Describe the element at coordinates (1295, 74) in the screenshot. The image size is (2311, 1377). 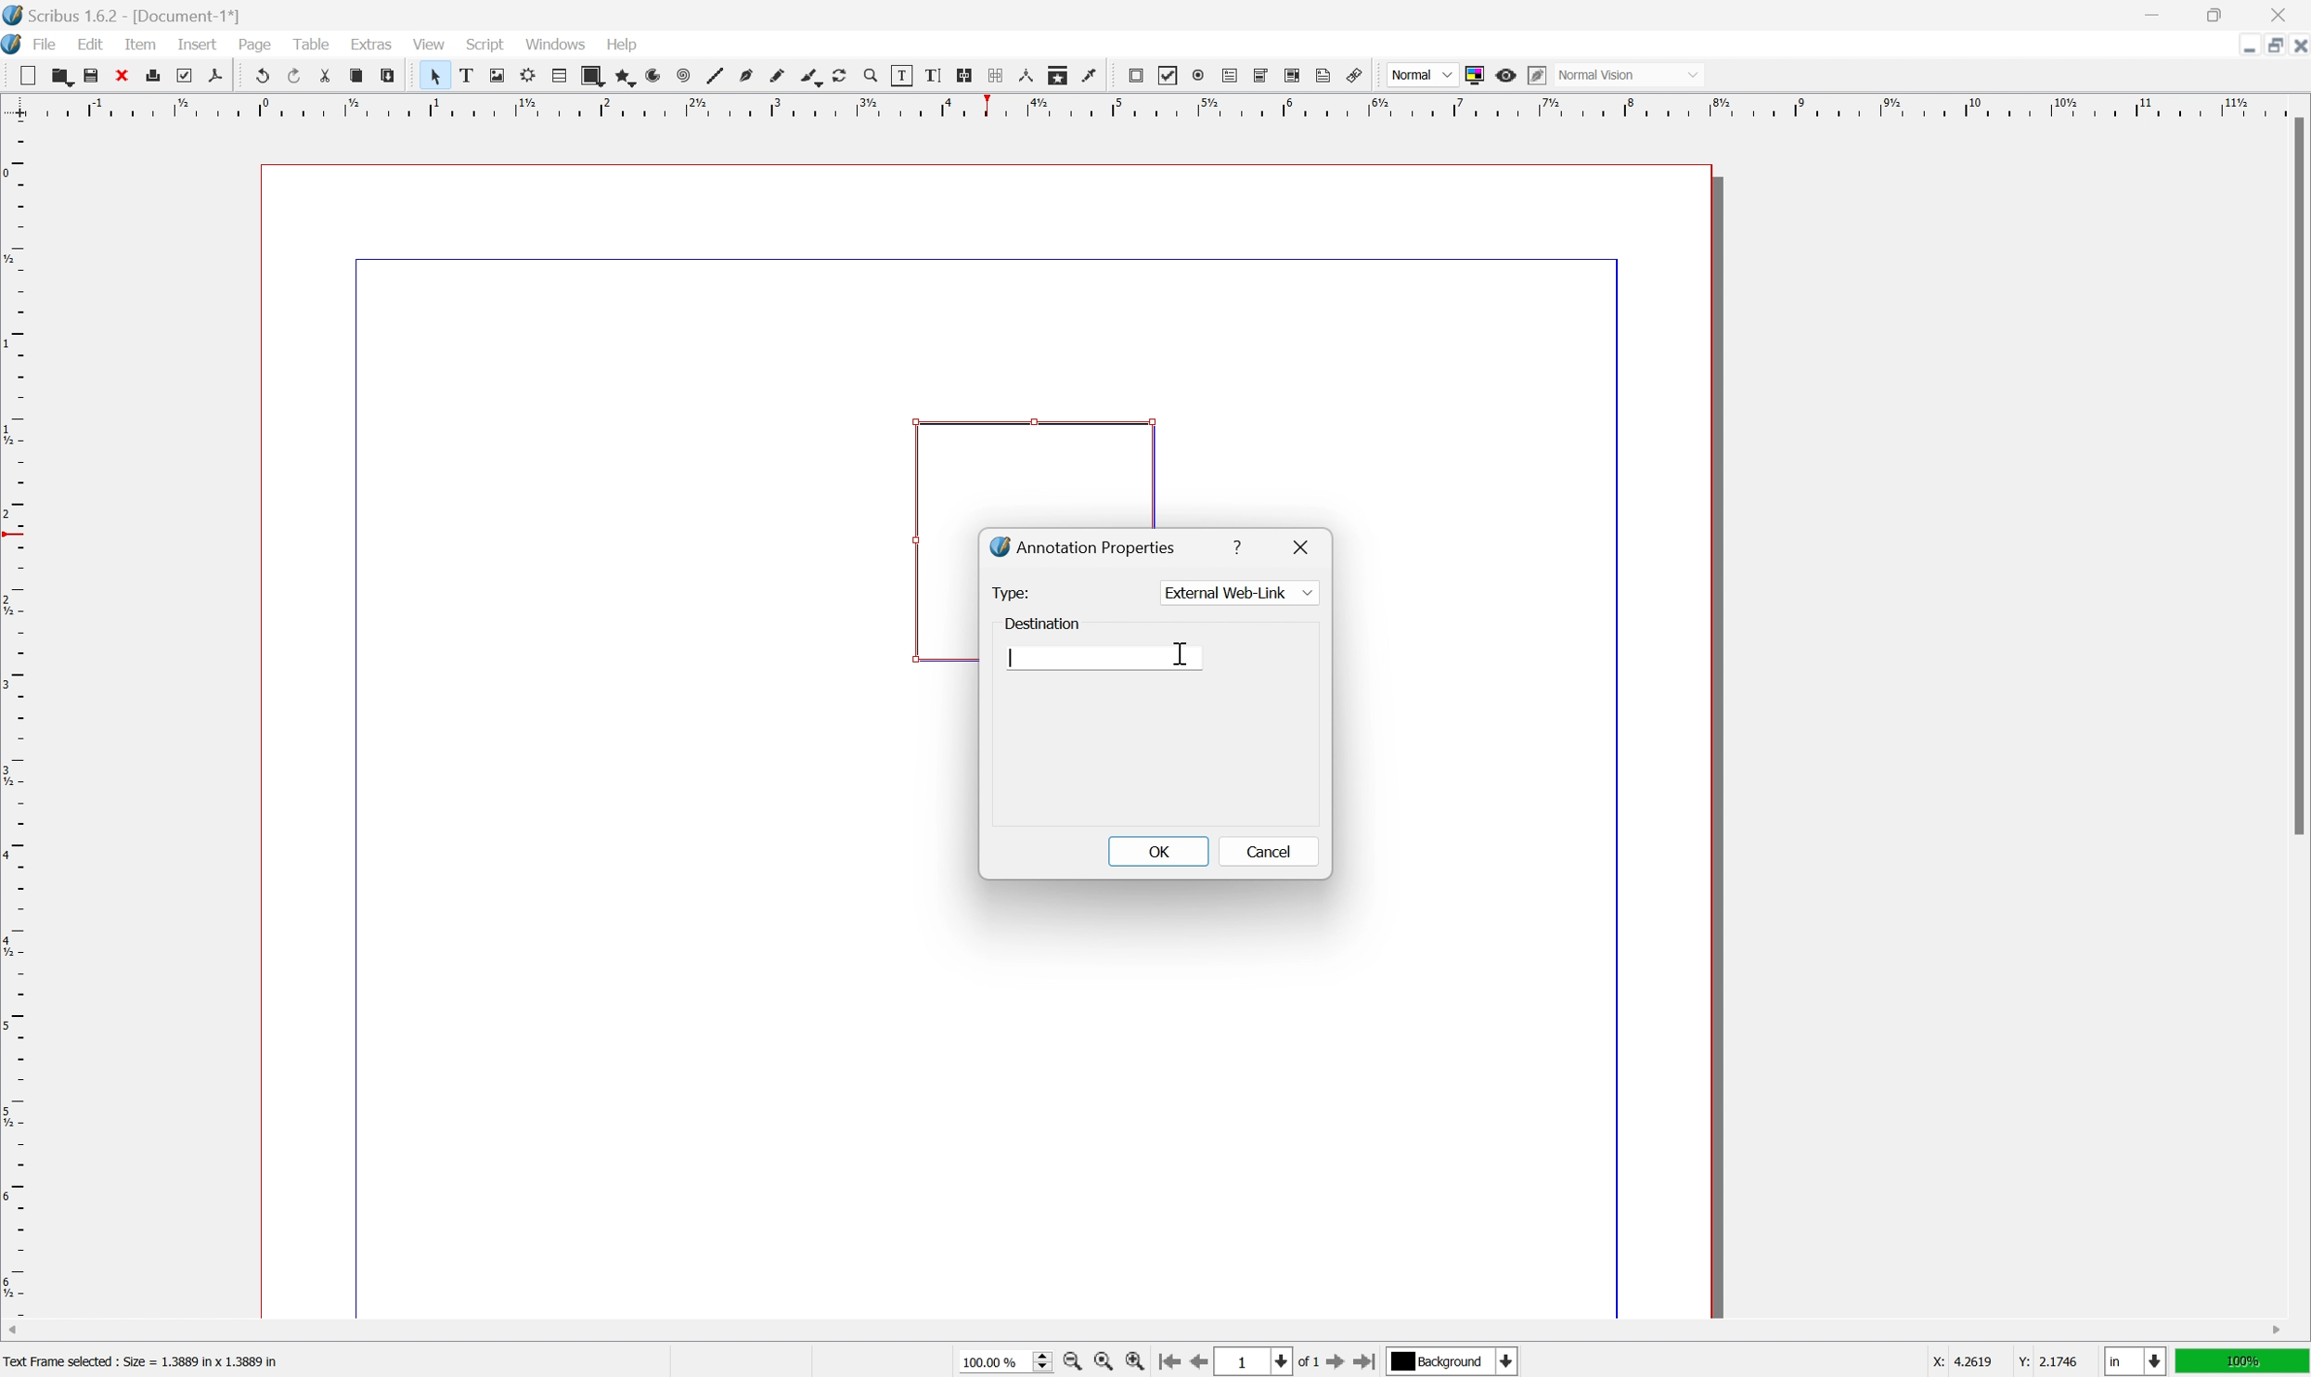
I see `pdf list box` at that location.